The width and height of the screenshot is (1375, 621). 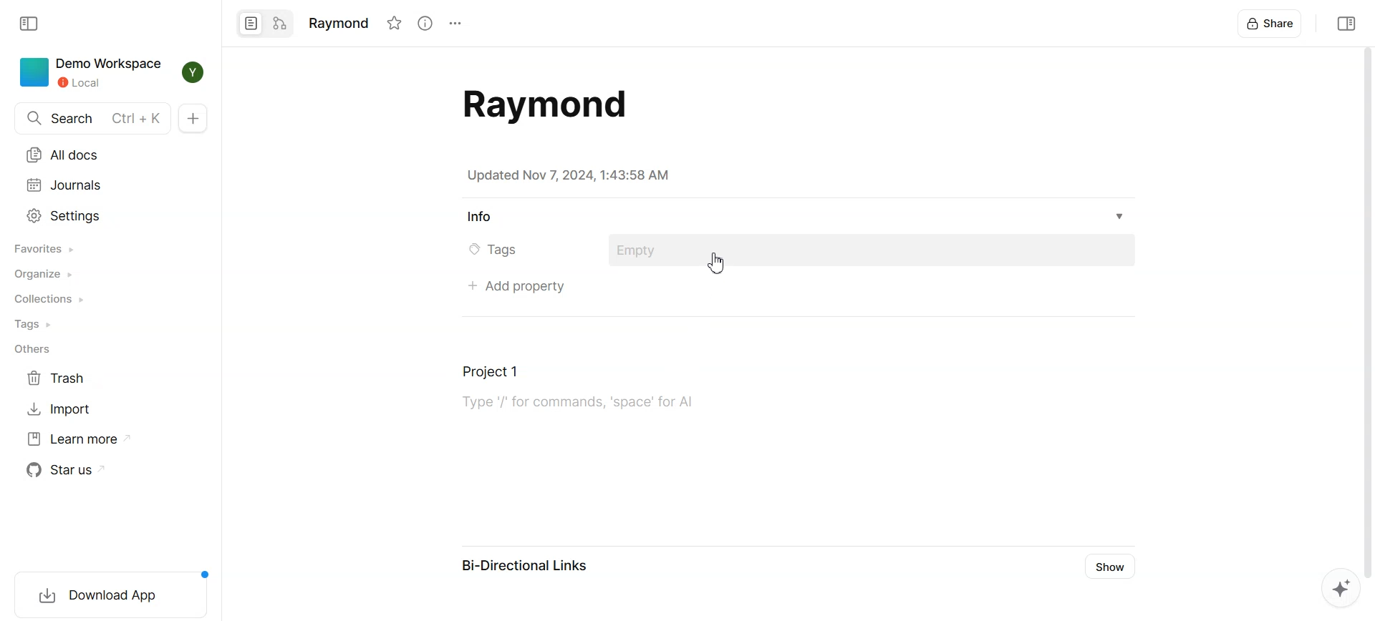 What do you see at coordinates (80, 439) in the screenshot?
I see `Learn more` at bounding box center [80, 439].